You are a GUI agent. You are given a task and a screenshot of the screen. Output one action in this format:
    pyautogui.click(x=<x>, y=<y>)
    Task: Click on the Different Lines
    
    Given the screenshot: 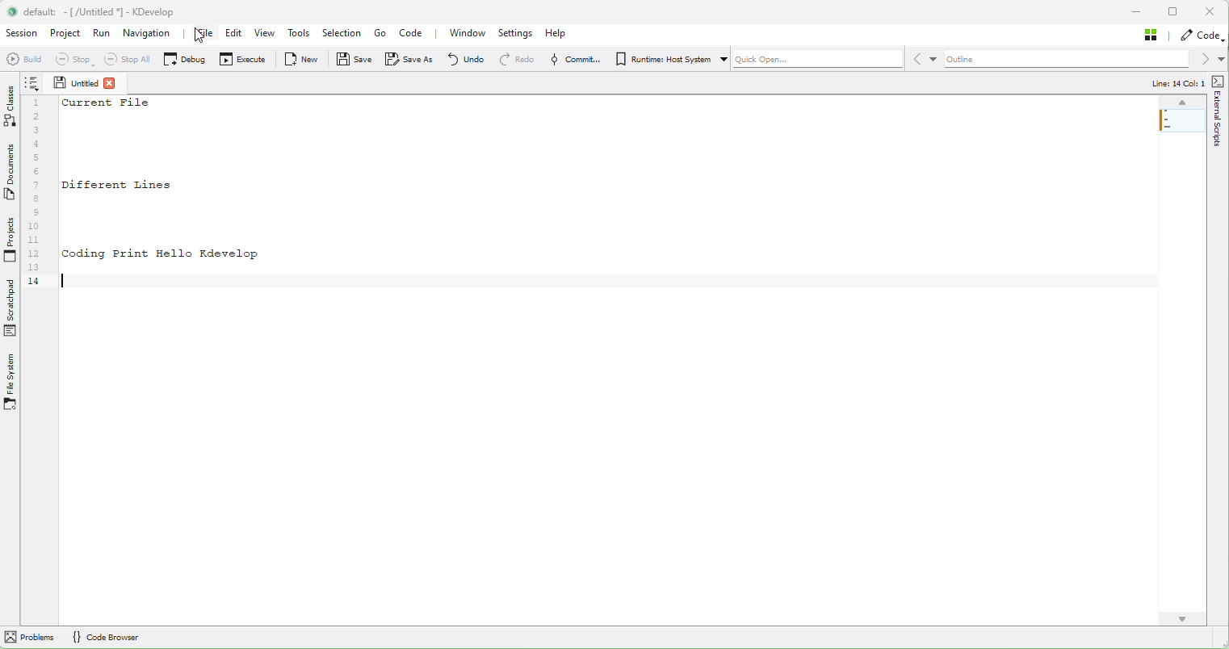 What is the action you would take?
    pyautogui.click(x=118, y=186)
    